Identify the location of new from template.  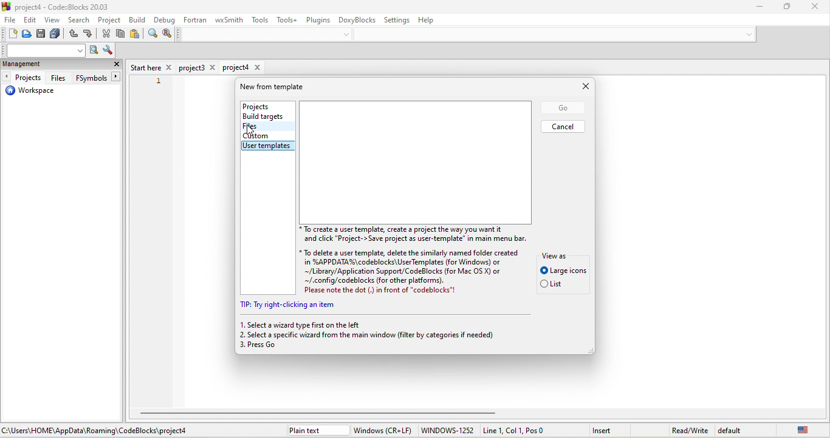
(278, 87).